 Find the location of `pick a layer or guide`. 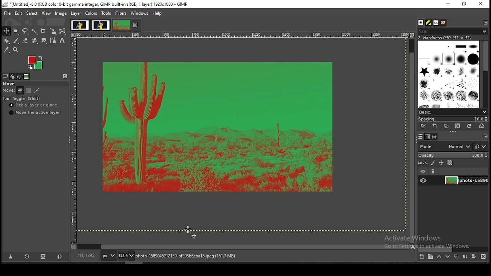

pick a layer or guide is located at coordinates (33, 105).